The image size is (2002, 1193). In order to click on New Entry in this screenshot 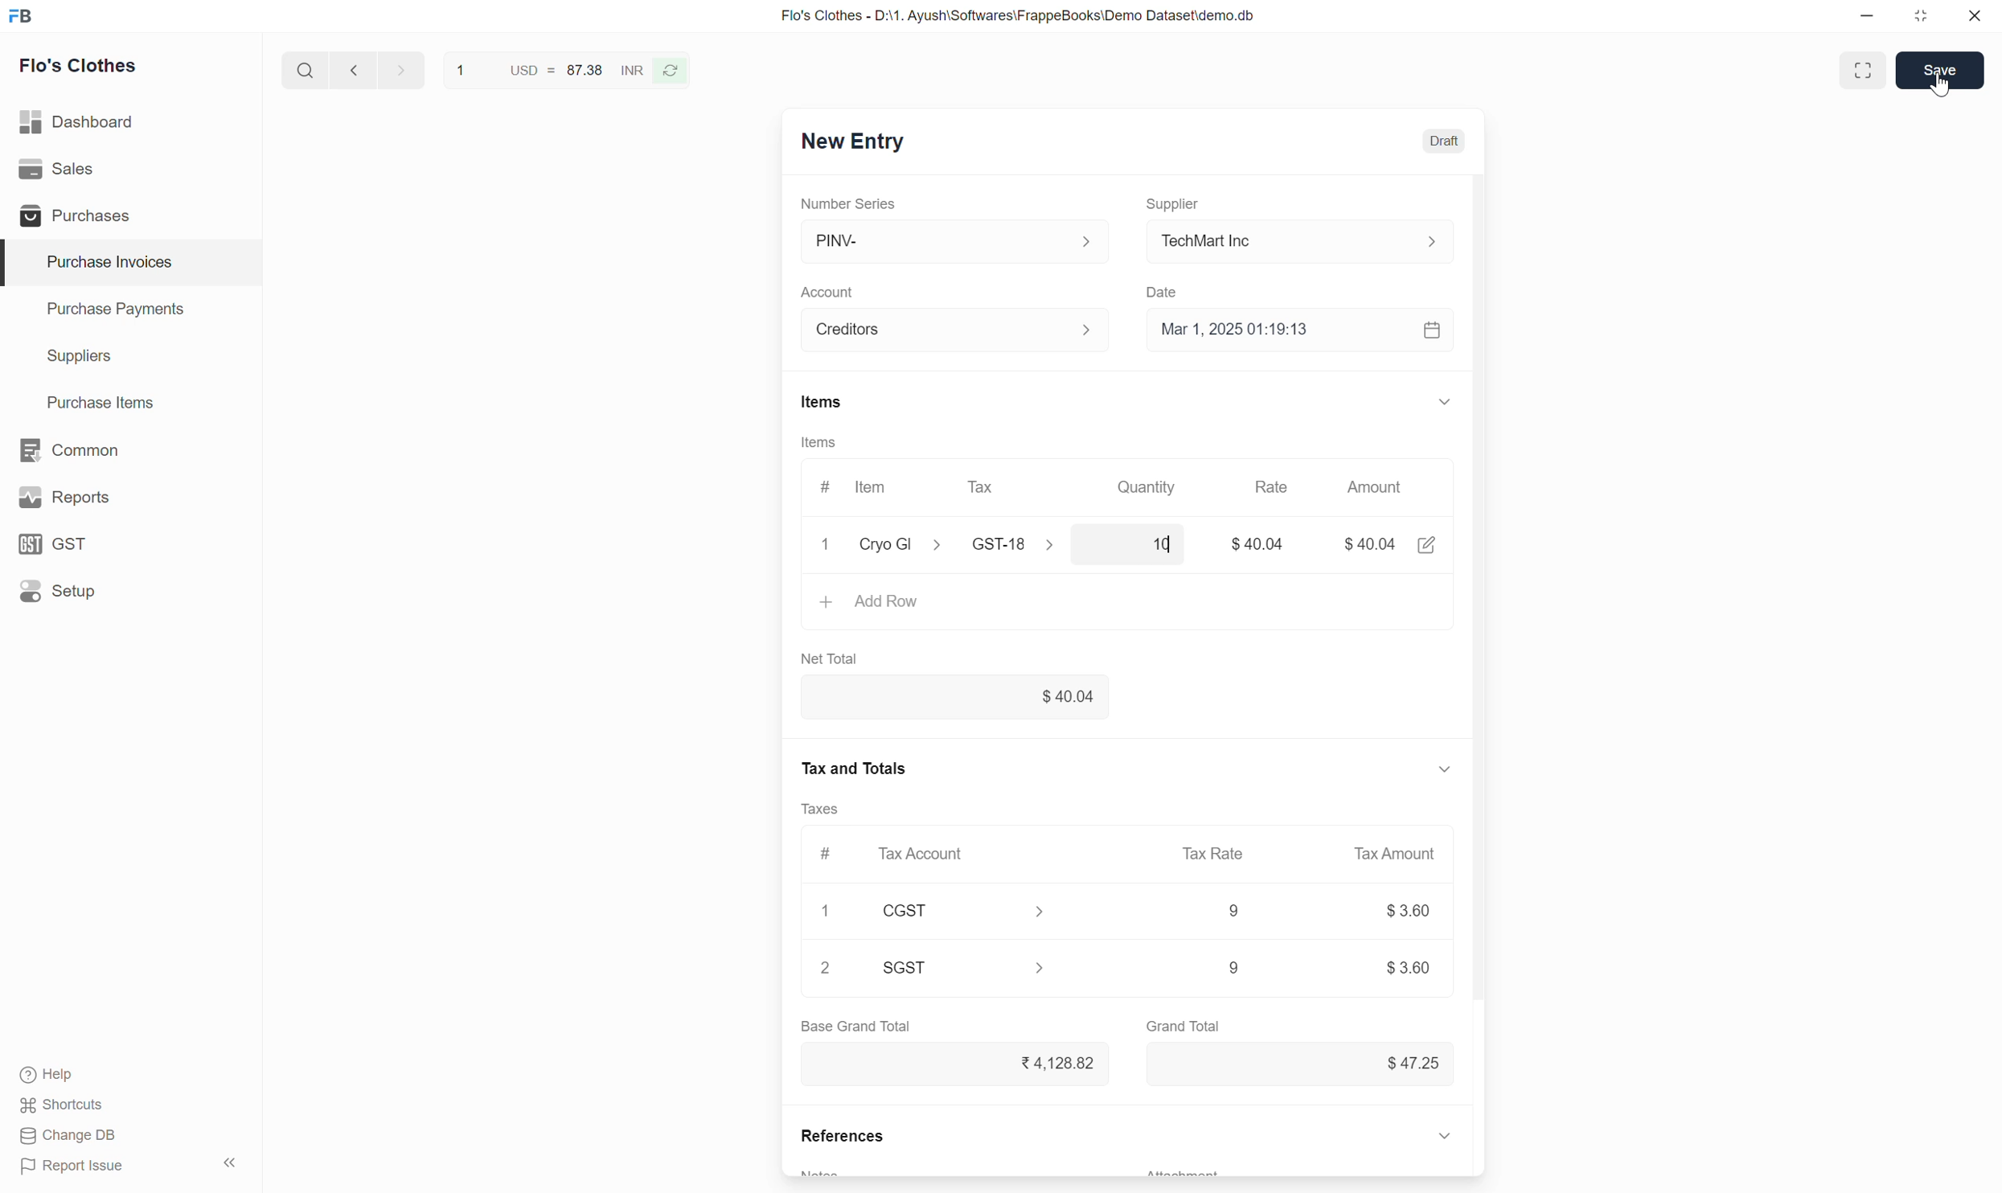, I will do `click(851, 143)`.